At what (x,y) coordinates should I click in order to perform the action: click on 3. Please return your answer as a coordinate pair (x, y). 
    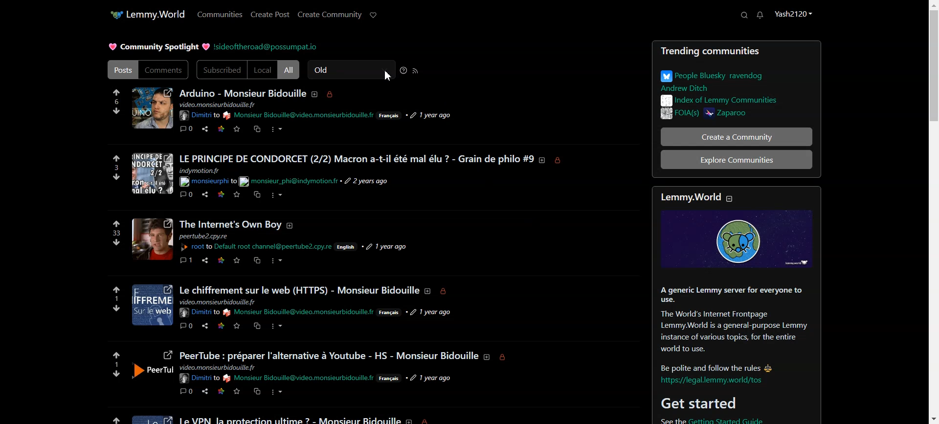
    Looking at the image, I should click on (114, 168).